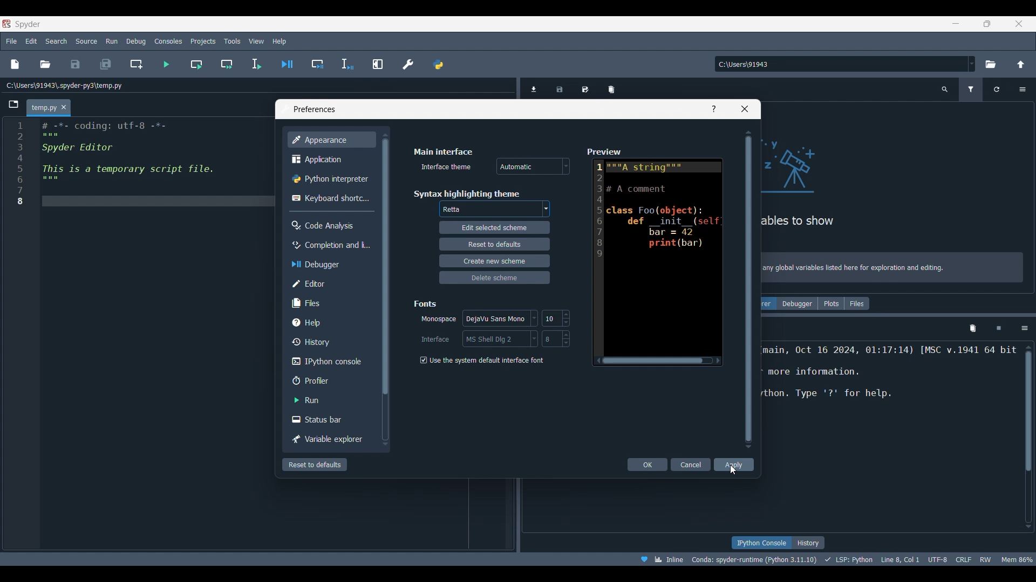  I want to click on crlf, so click(964, 558).